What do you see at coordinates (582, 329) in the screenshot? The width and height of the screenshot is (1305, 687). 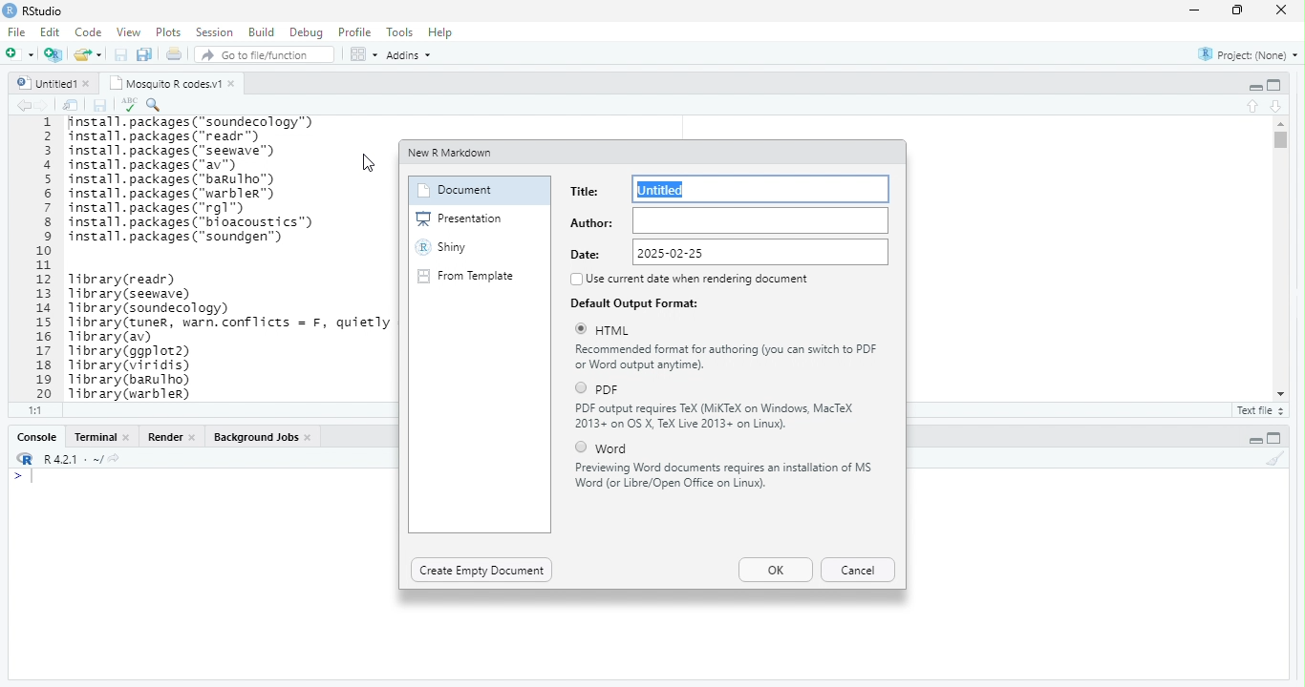 I see `Checkbox` at bounding box center [582, 329].